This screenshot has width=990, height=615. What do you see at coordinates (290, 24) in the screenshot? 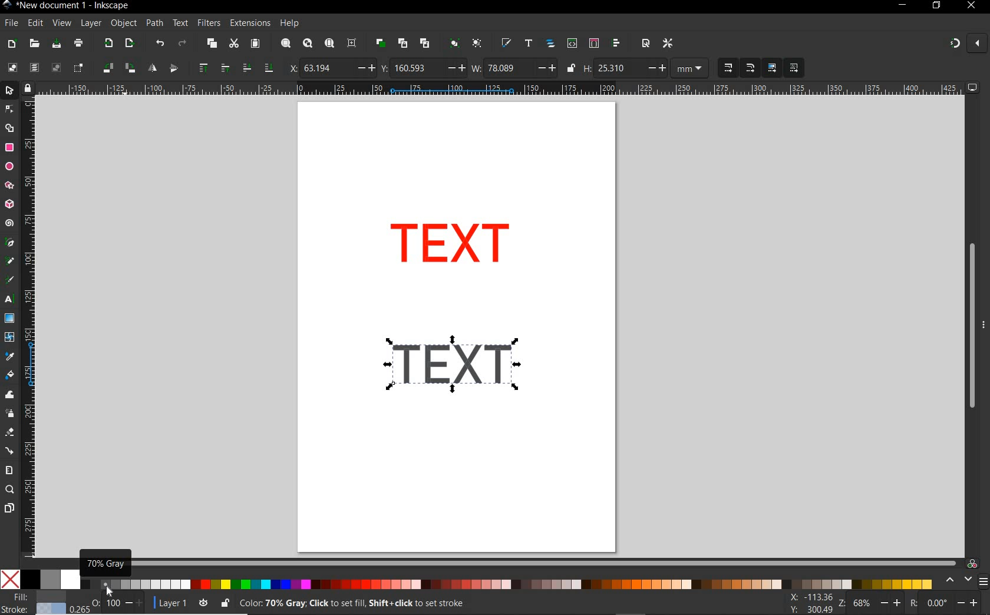
I see `help` at bounding box center [290, 24].